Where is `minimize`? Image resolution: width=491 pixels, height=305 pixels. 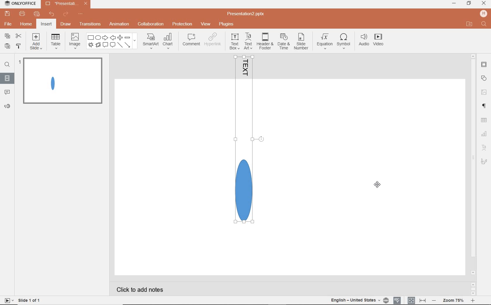
minimize is located at coordinates (454, 4).